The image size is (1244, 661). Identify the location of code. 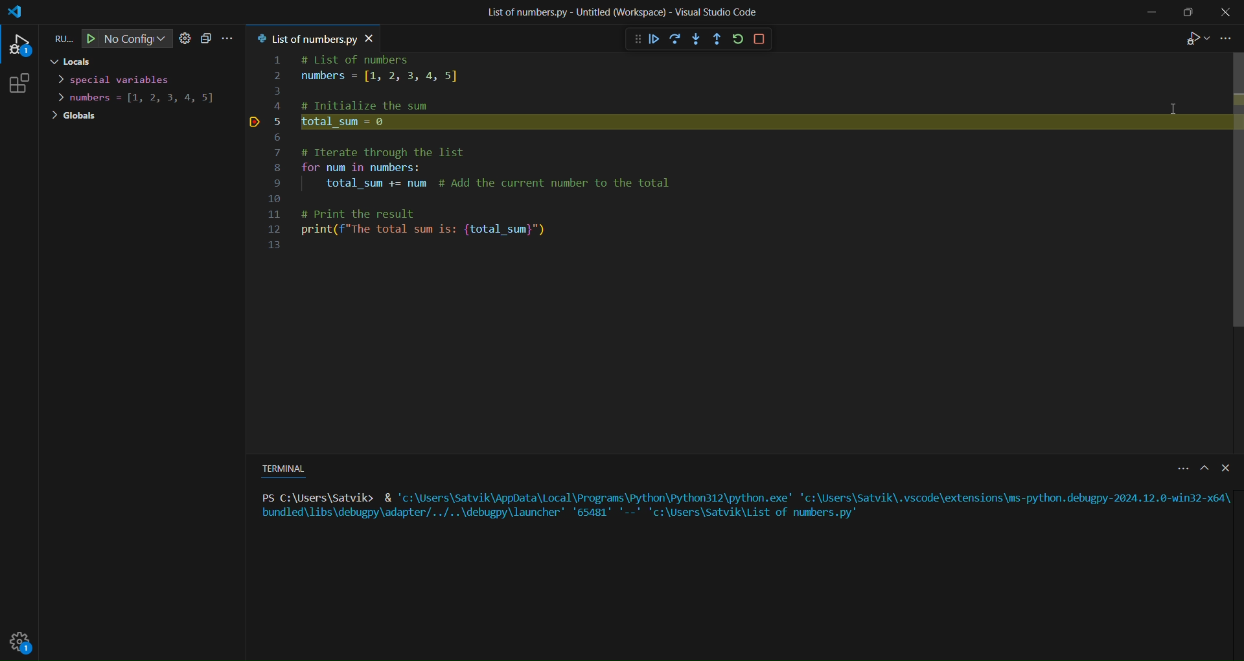
(398, 83).